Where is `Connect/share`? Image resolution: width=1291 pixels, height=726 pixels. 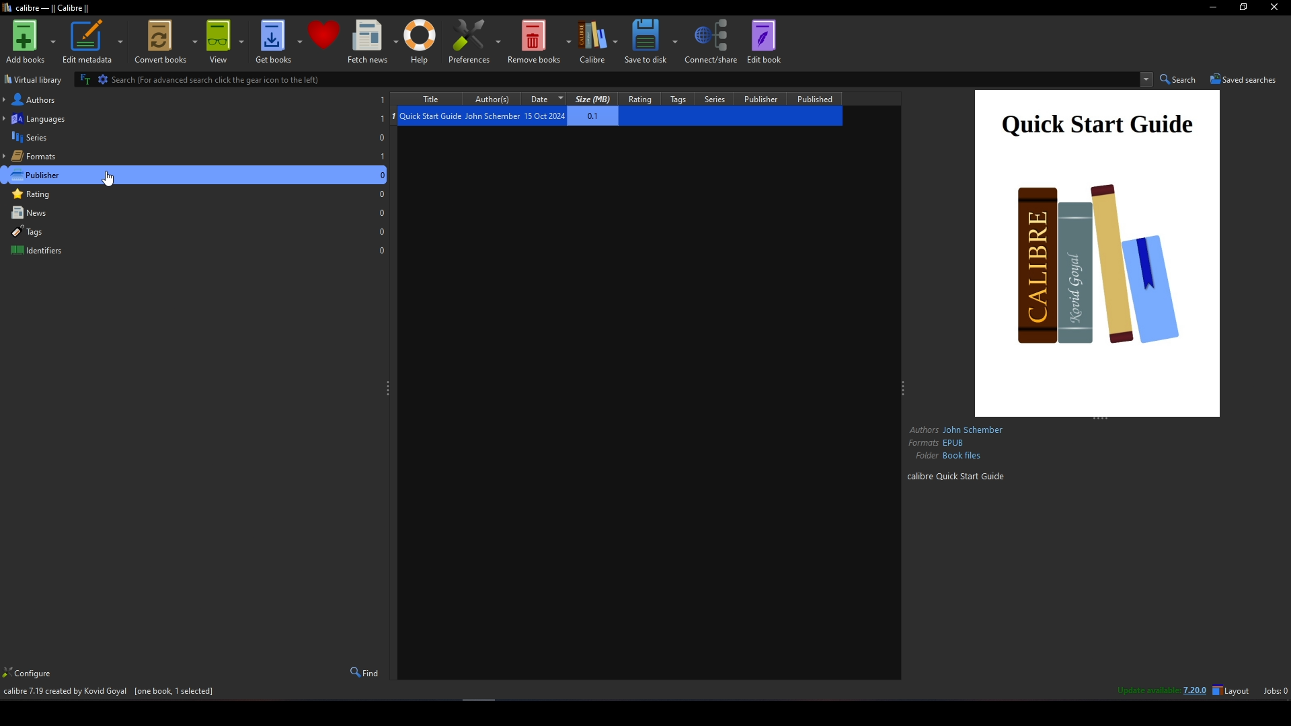 Connect/share is located at coordinates (712, 40).